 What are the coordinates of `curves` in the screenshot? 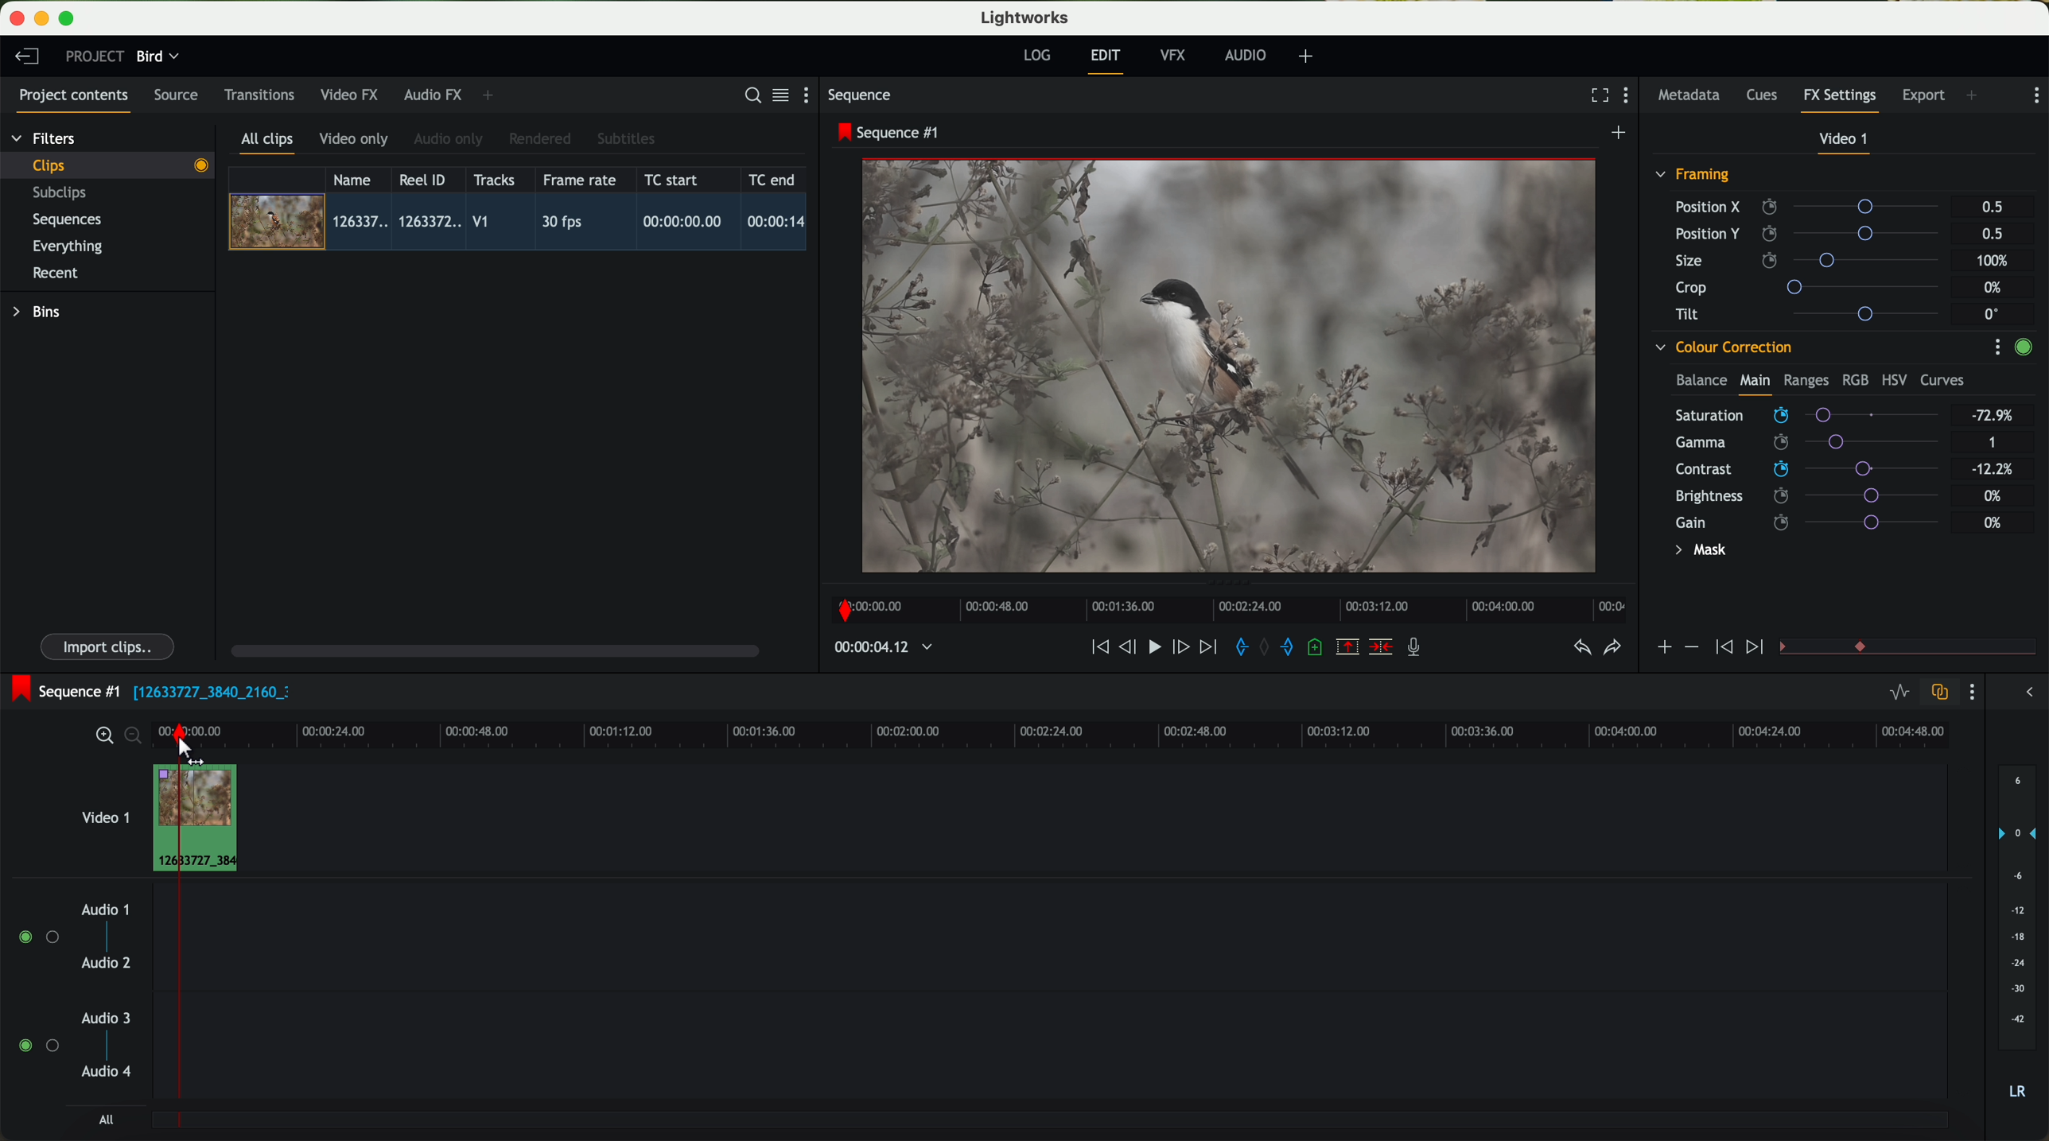 It's located at (1942, 381).